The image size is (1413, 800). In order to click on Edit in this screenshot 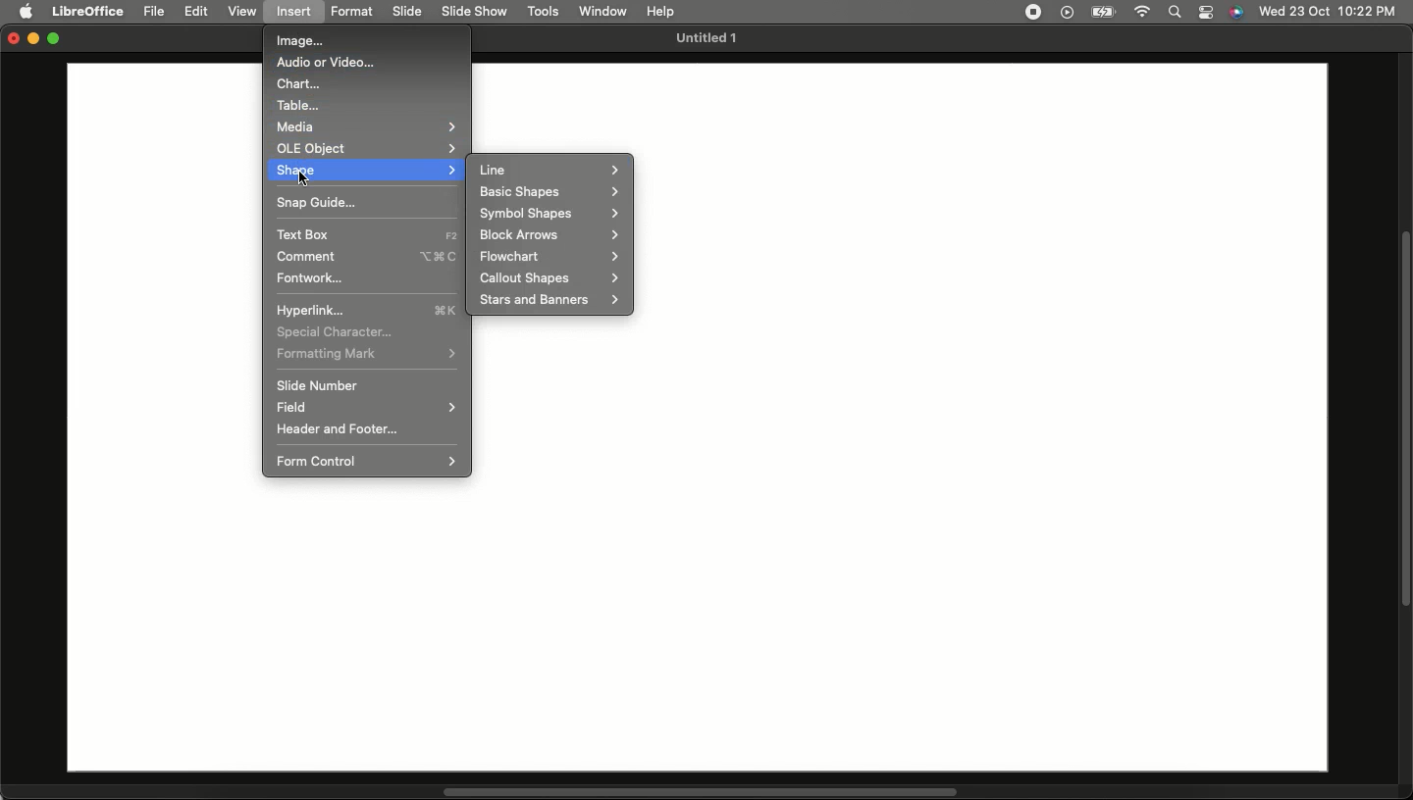, I will do `click(198, 12)`.